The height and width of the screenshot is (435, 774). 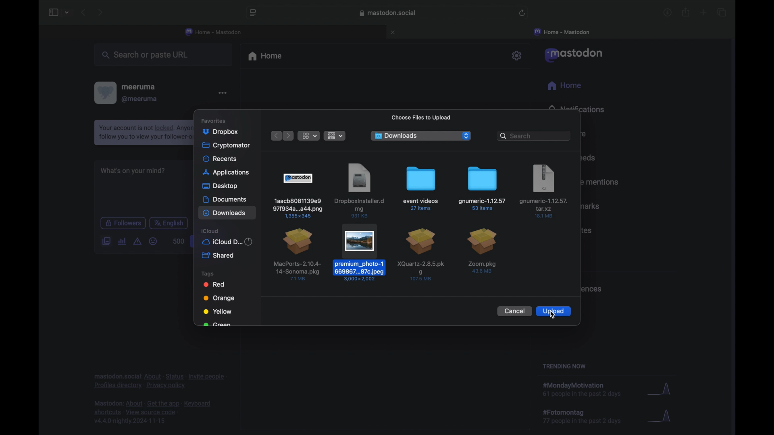 What do you see at coordinates (483, 251) in the screenshot?
I see `file` at bounding box center [483, 251].